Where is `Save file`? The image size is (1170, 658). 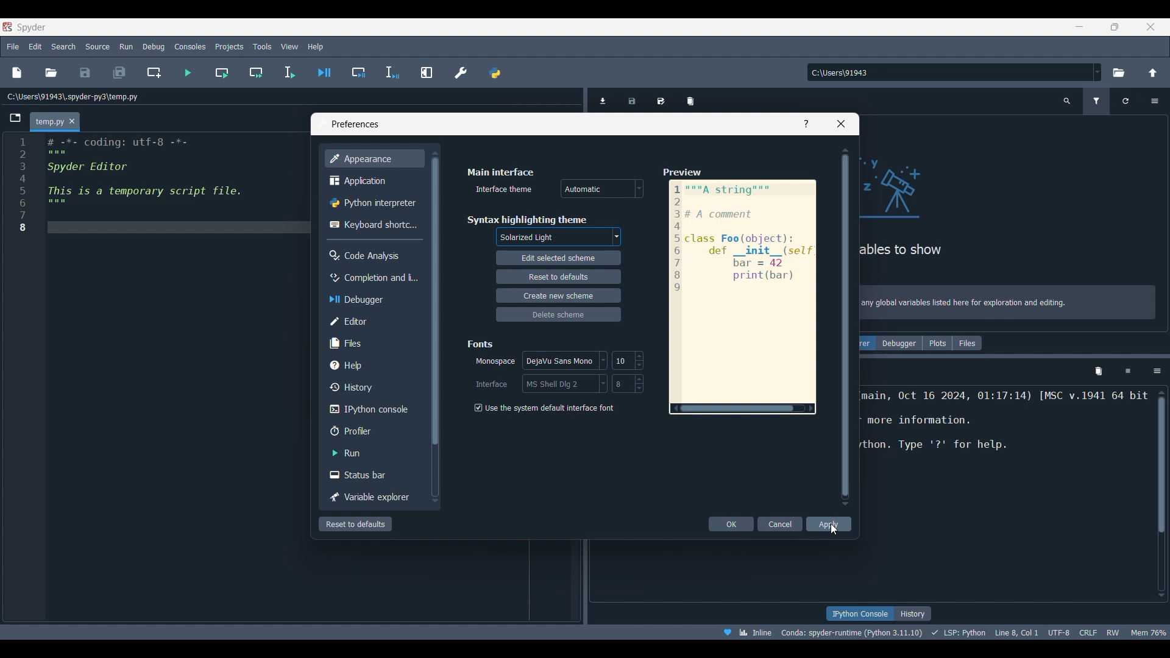 Save file is located at coordinates (86, 73).